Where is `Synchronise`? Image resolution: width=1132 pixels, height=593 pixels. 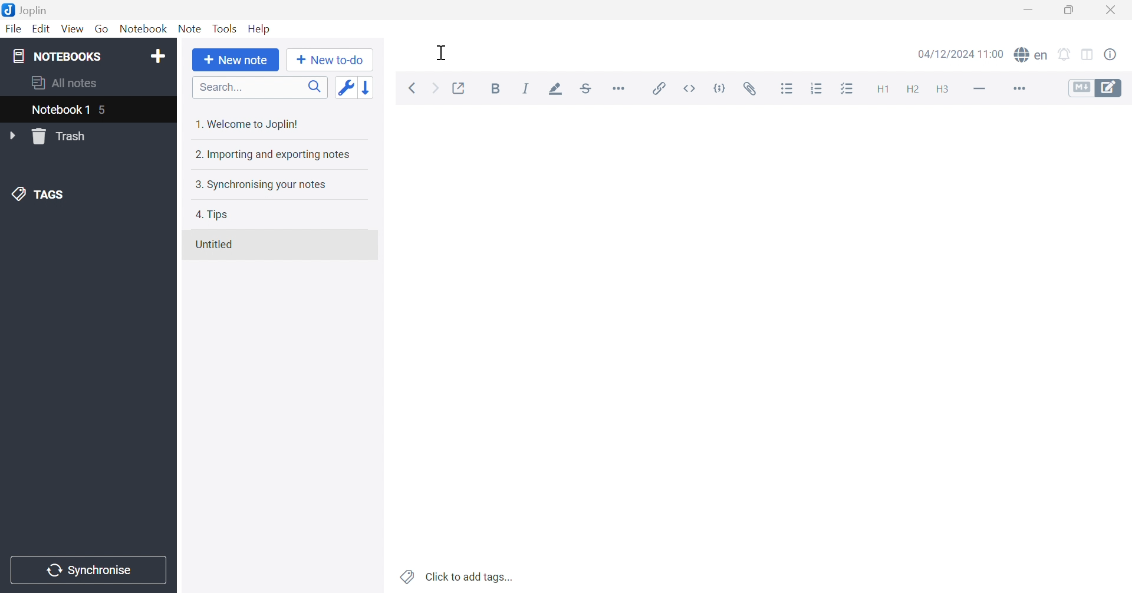
Synchronise is located at coordinates (90, 571).